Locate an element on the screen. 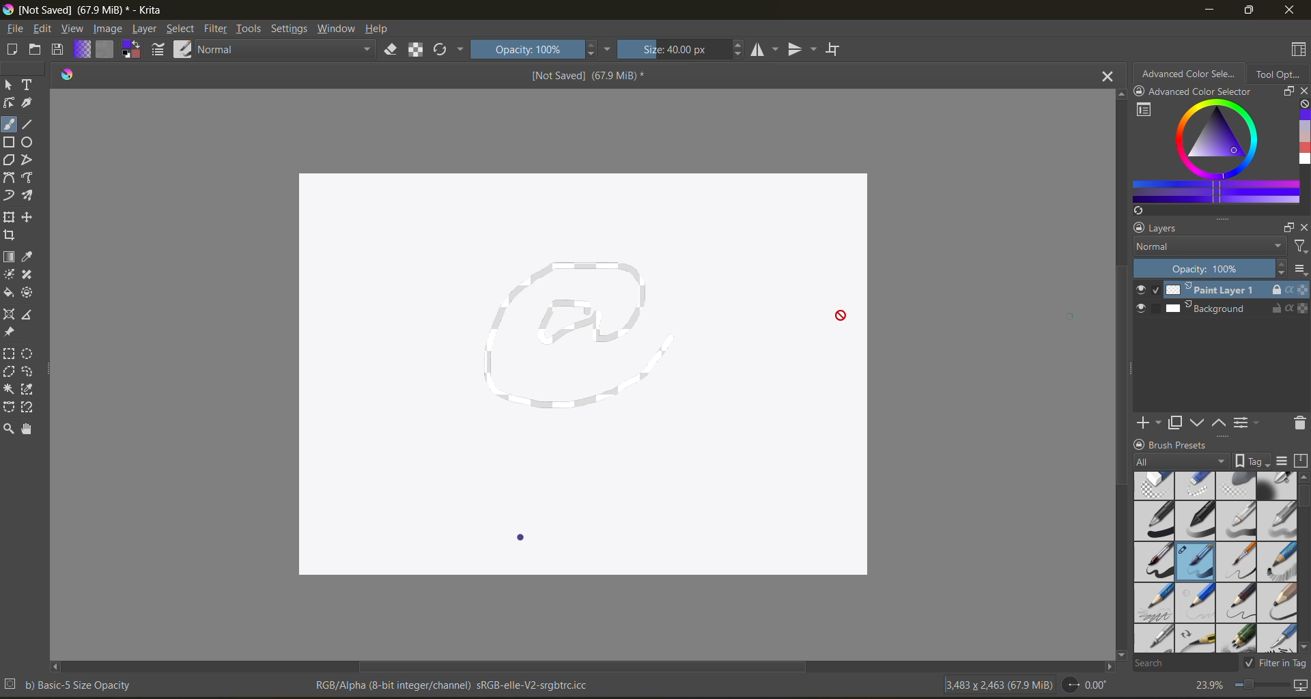 The width and height of the screenshot is (1311, 699). canvas is located at coordinates (584, 375).